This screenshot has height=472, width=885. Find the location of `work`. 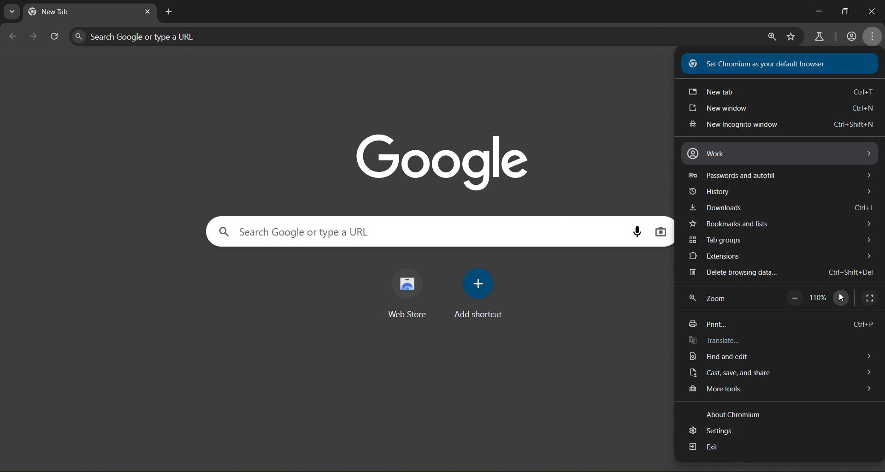

work is located at coordinates (780, 153).